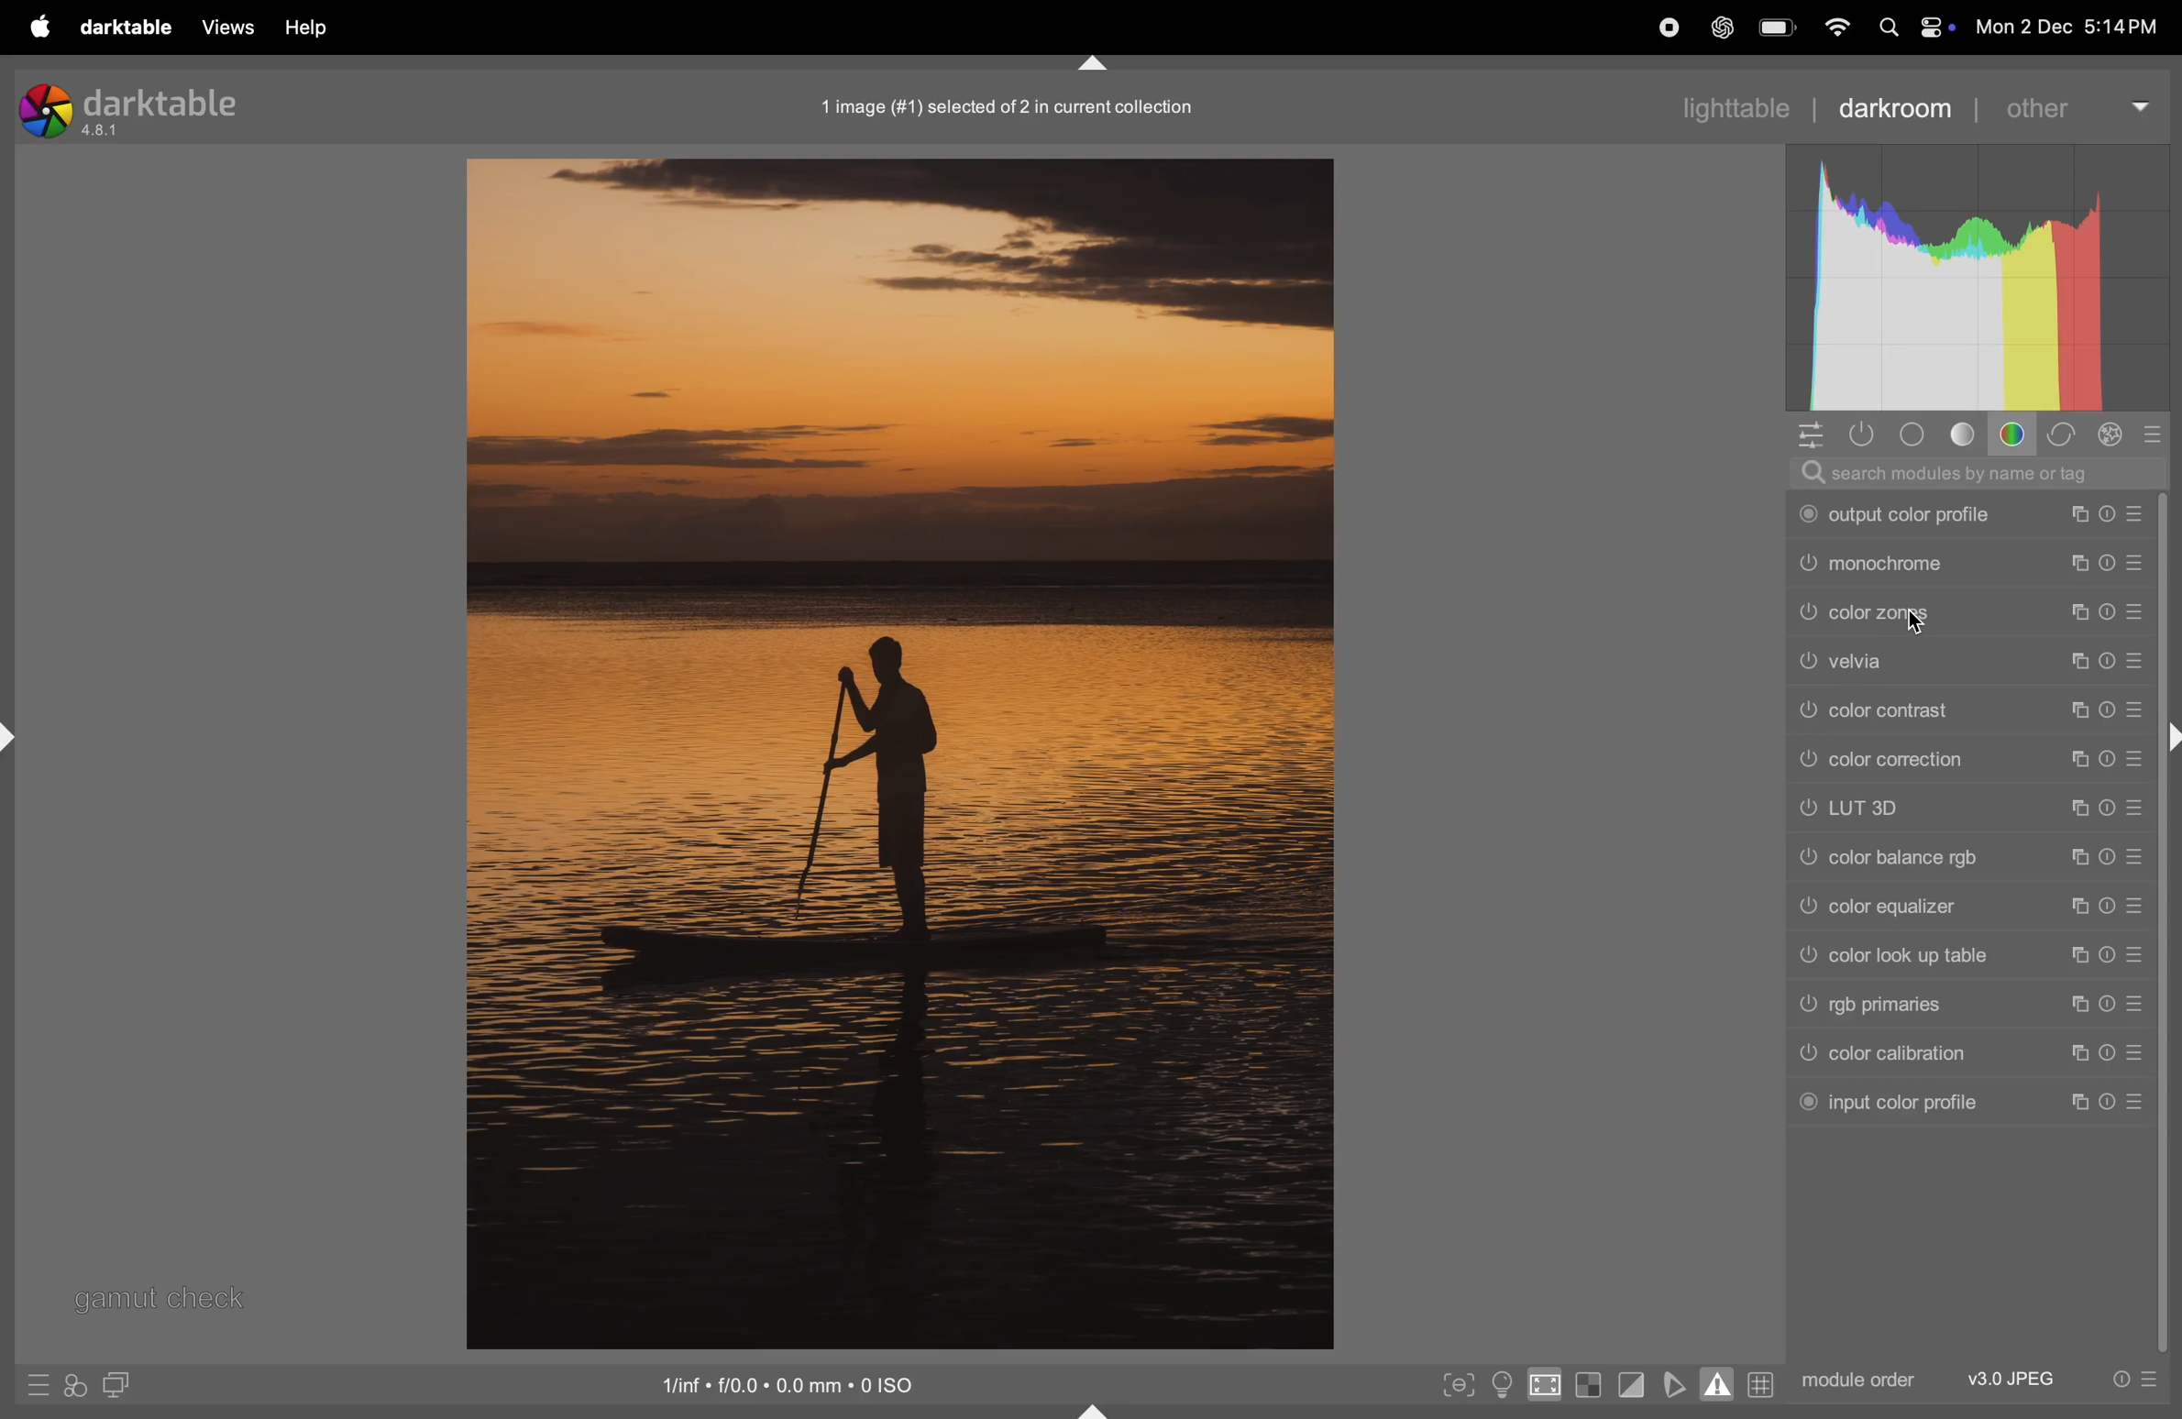 The width and height of the screenshot is (2182, 1419). I want to click on preset, so click(2137, 855).